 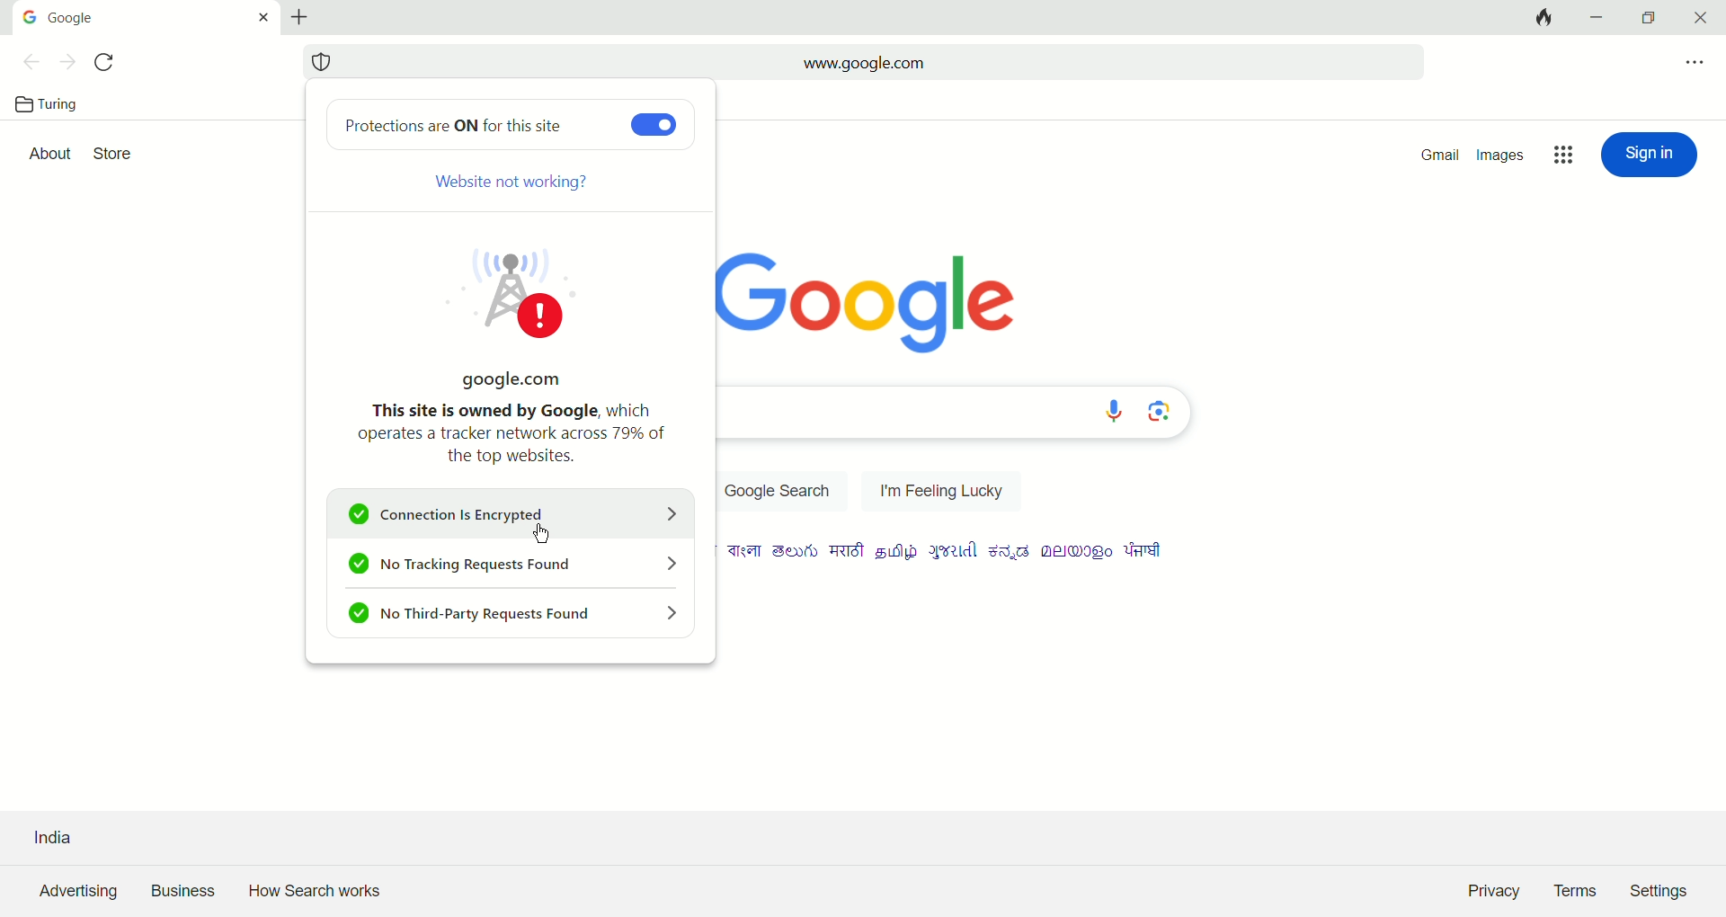 I want to click on close, so click(x=1703, y=18).